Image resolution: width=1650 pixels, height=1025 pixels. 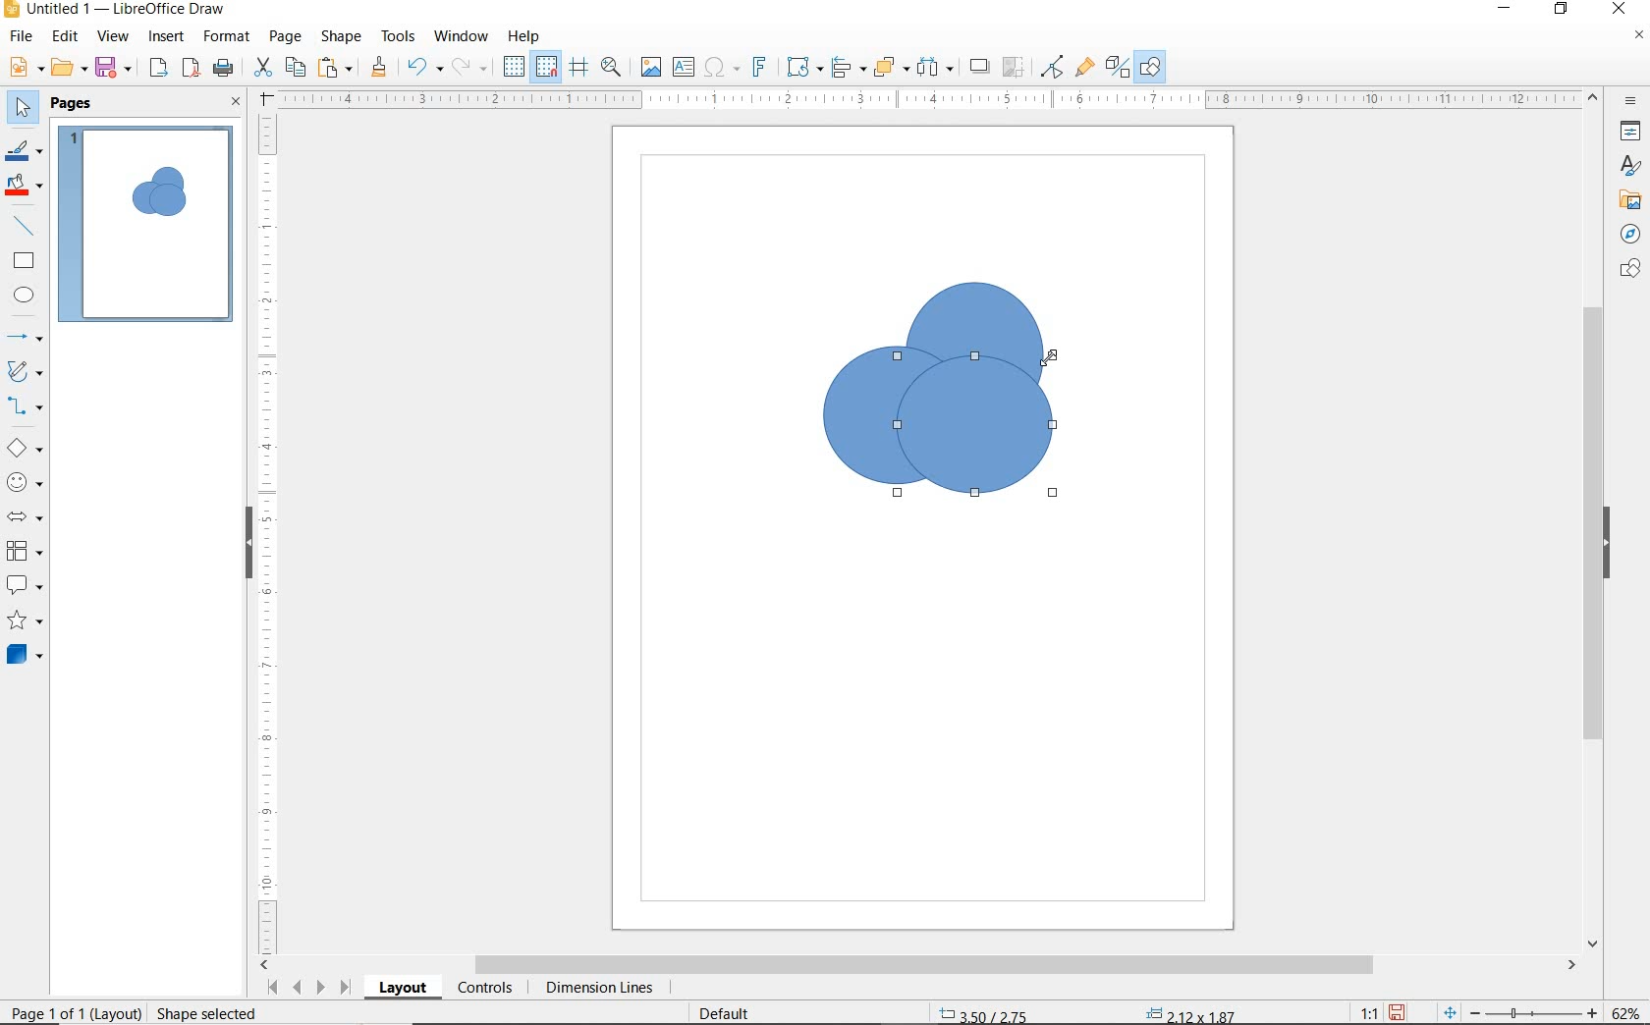 What do you see at coordinates (1626, 1009) in the screenshot?
I see `ZOOM FACTOR` at bounding box center [1626, 1009].